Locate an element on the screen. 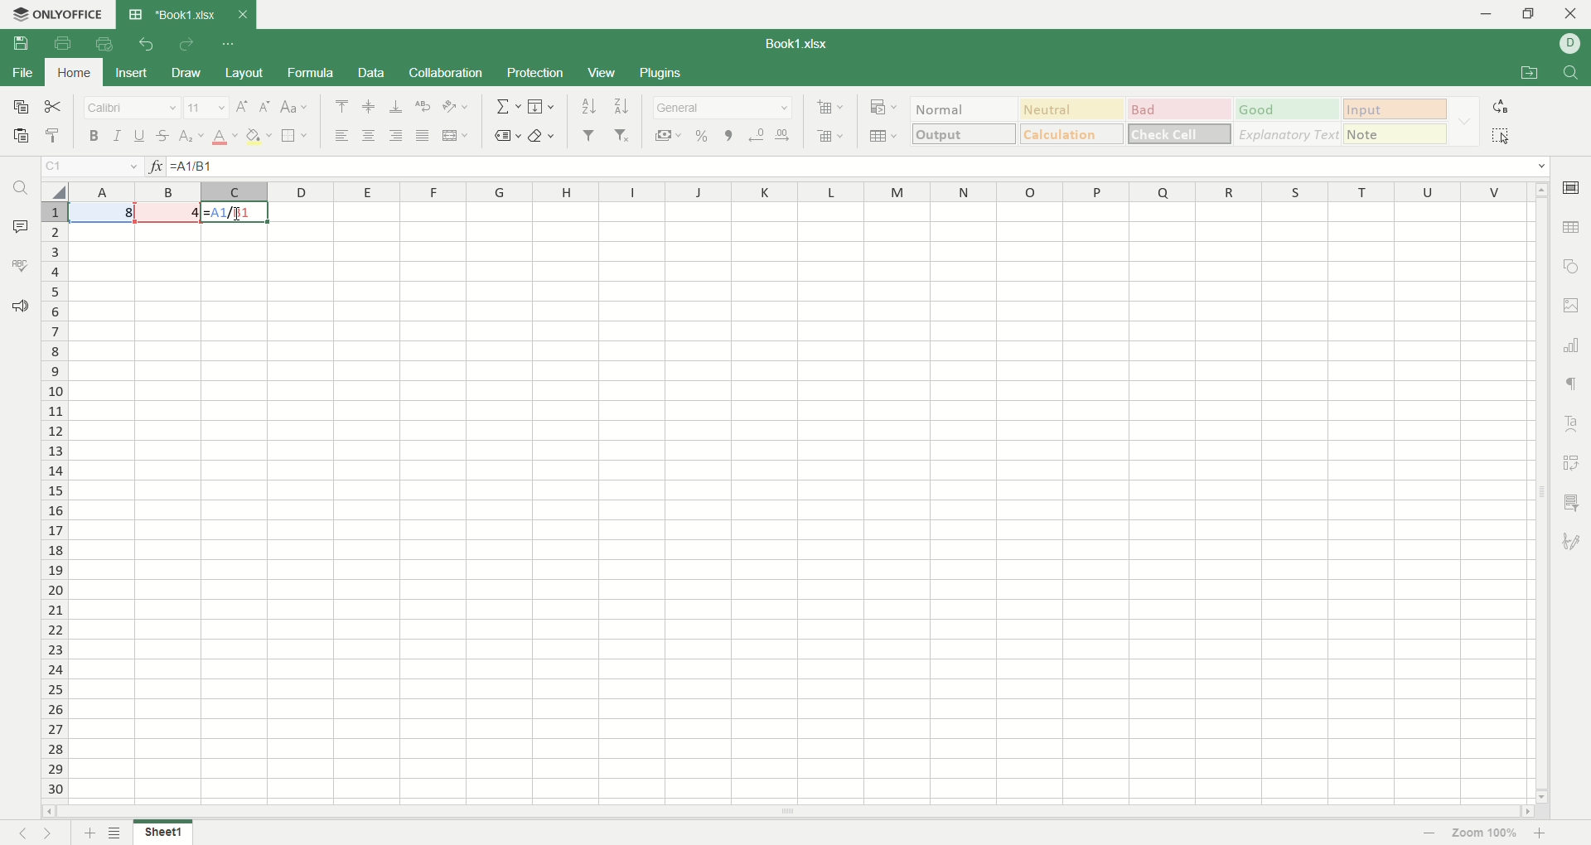  slicer settings is located at coordinates (1572, 504).